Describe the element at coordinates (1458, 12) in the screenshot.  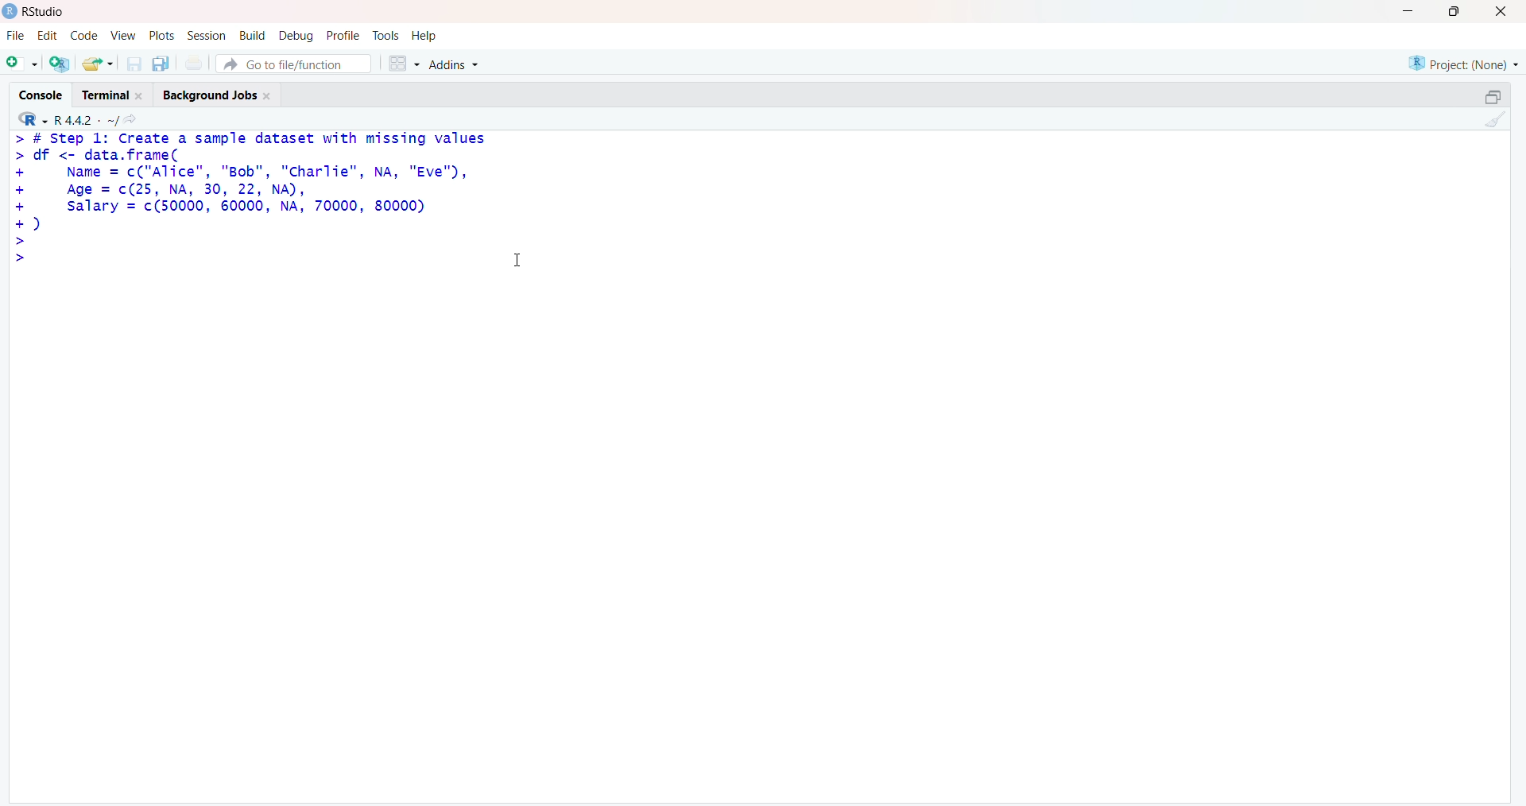
I see `Maximize` at that location.